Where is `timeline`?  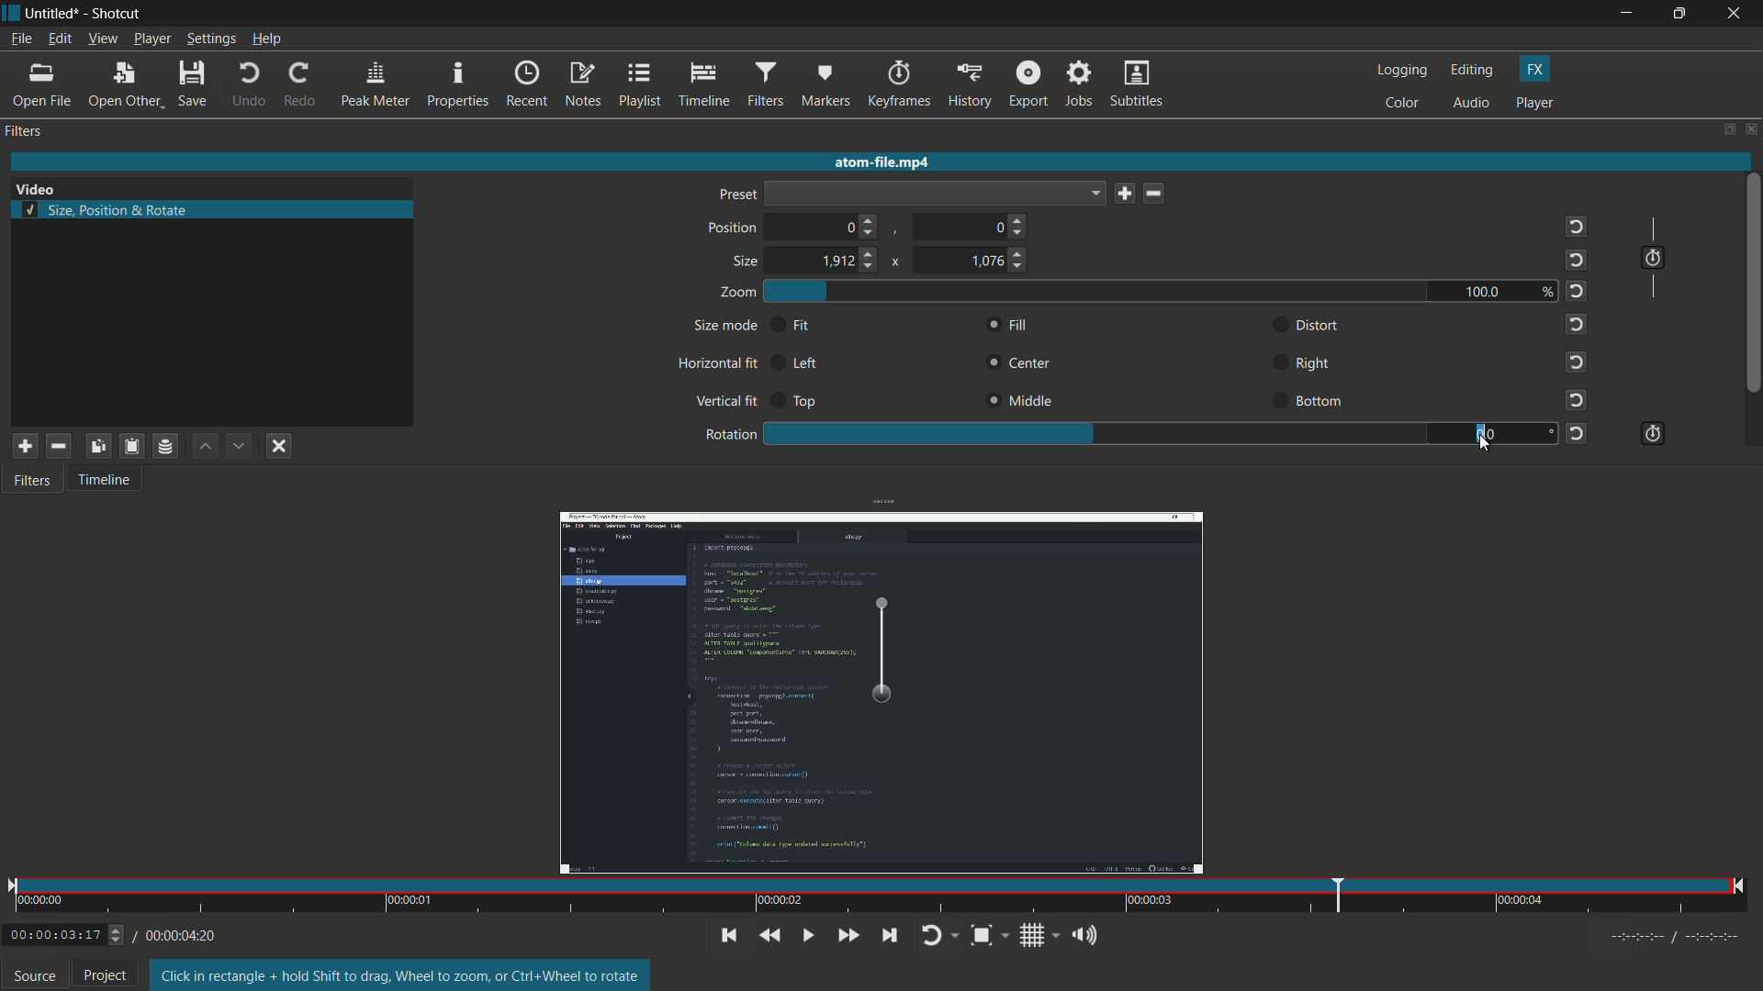 timeline is located at coordinates (702, 85).